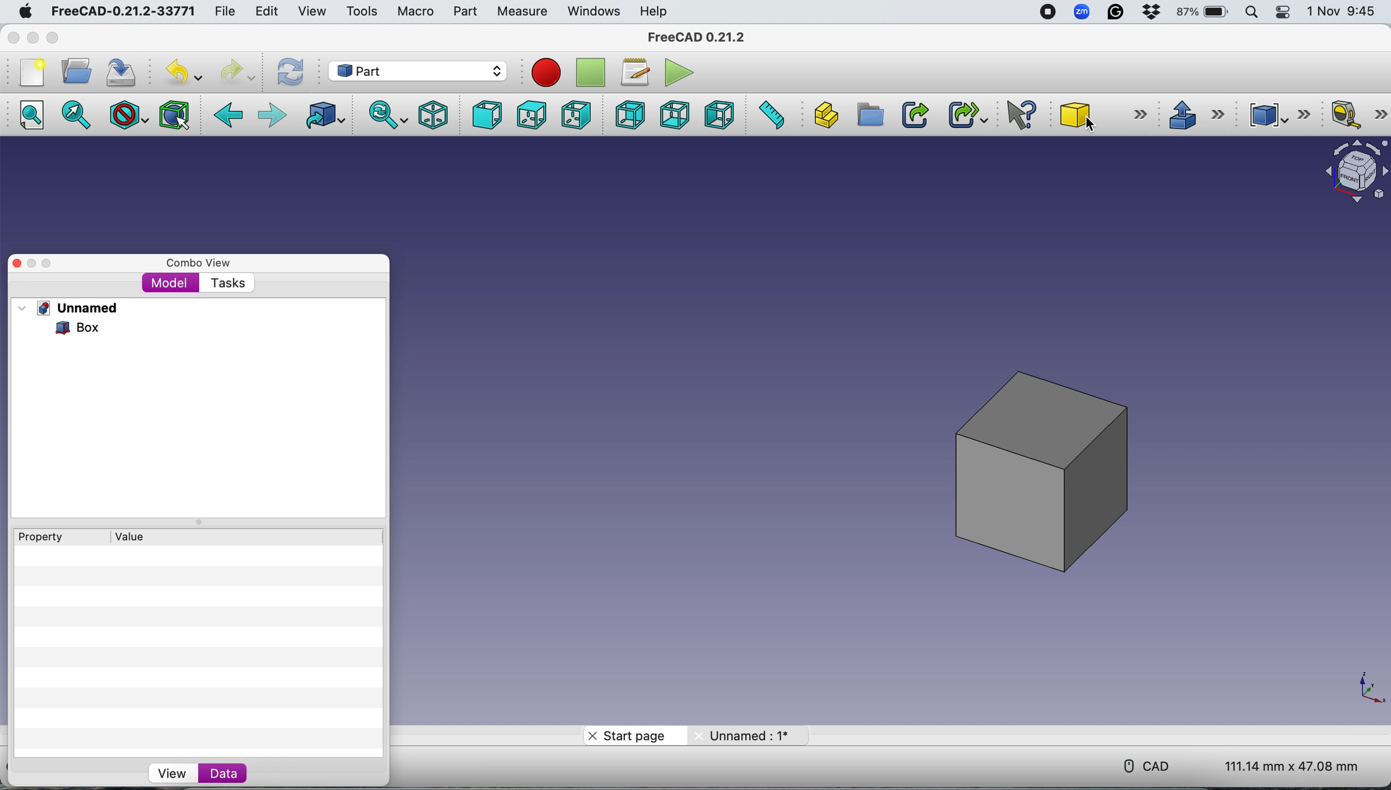 The height and width of the screenshot is (790, 1391). I want to click on Right, so click(576, 117).